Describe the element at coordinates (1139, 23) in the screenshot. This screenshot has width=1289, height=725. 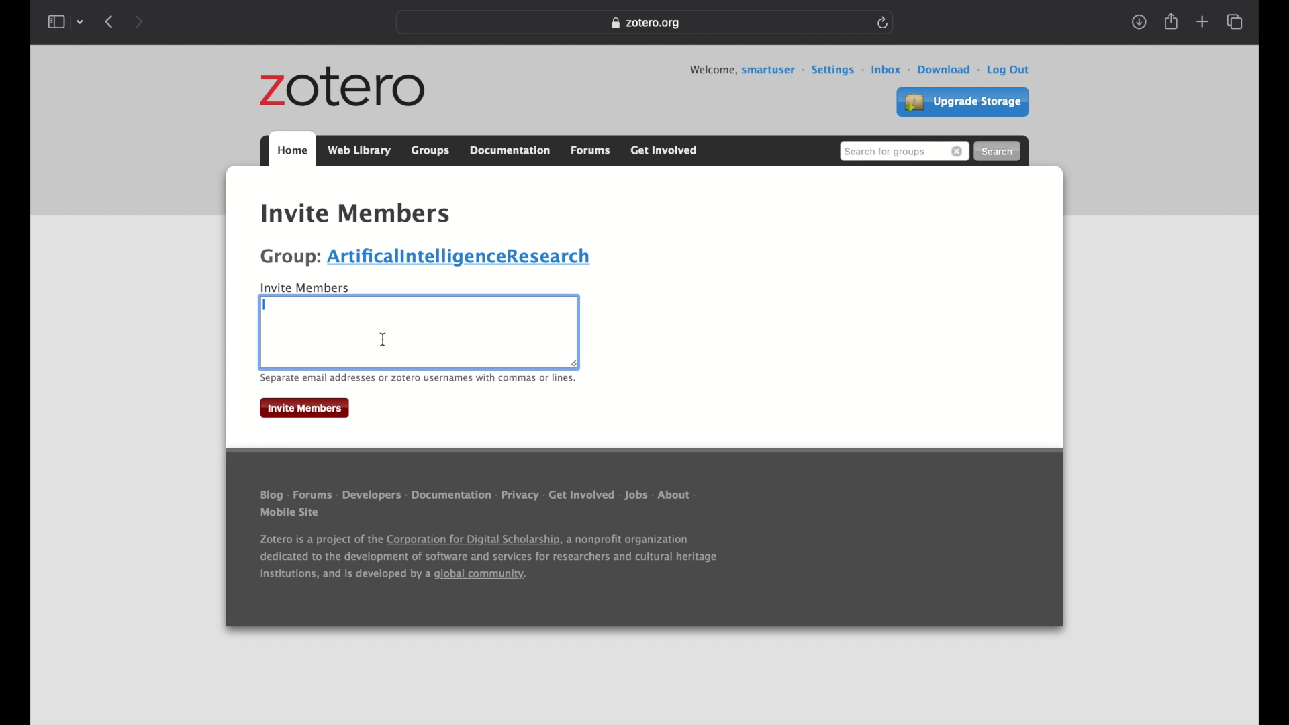
I see `download` at that location.